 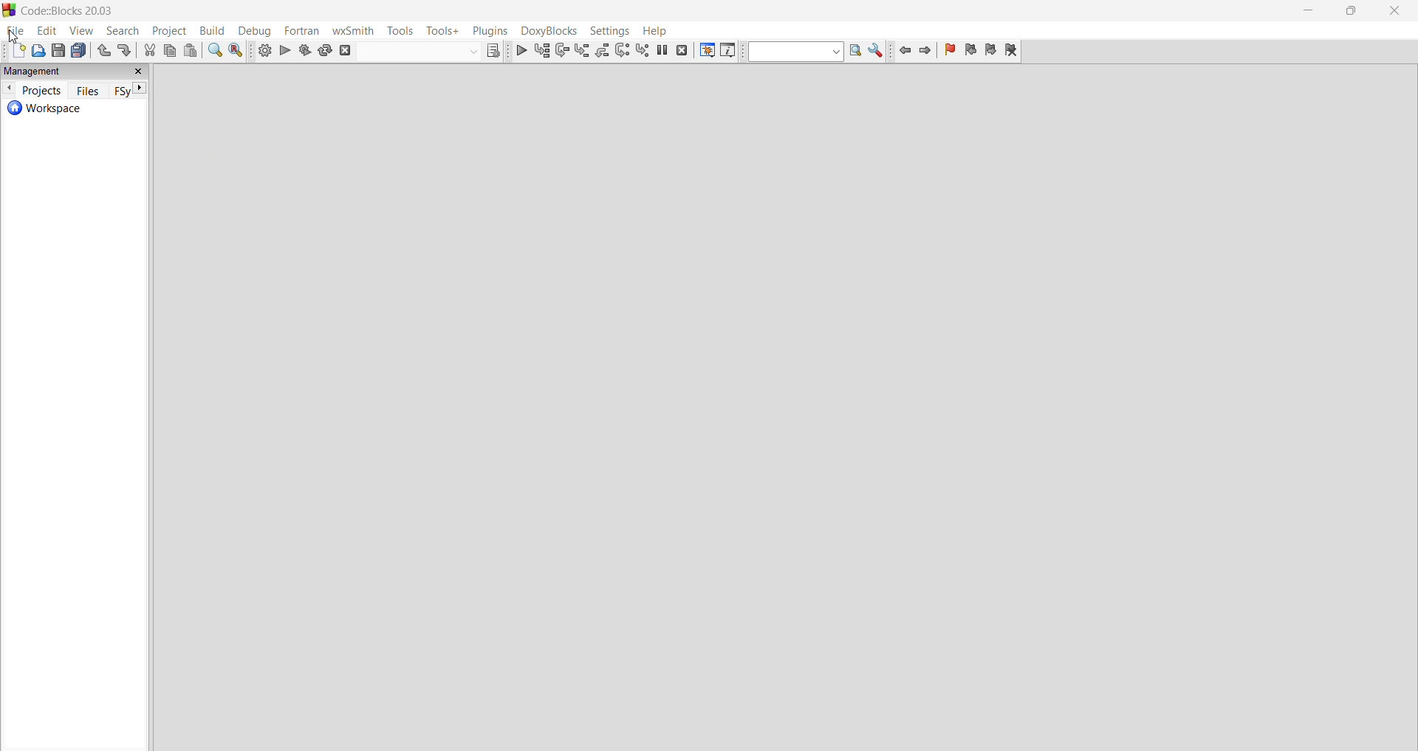 What do you see at coordinates (103, 50) in the screenshot?
I see `undo` at bounding box center [103, 50].